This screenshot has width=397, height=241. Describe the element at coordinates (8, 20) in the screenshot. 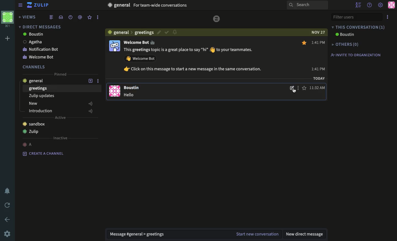

I see `workspace profile` at that location.